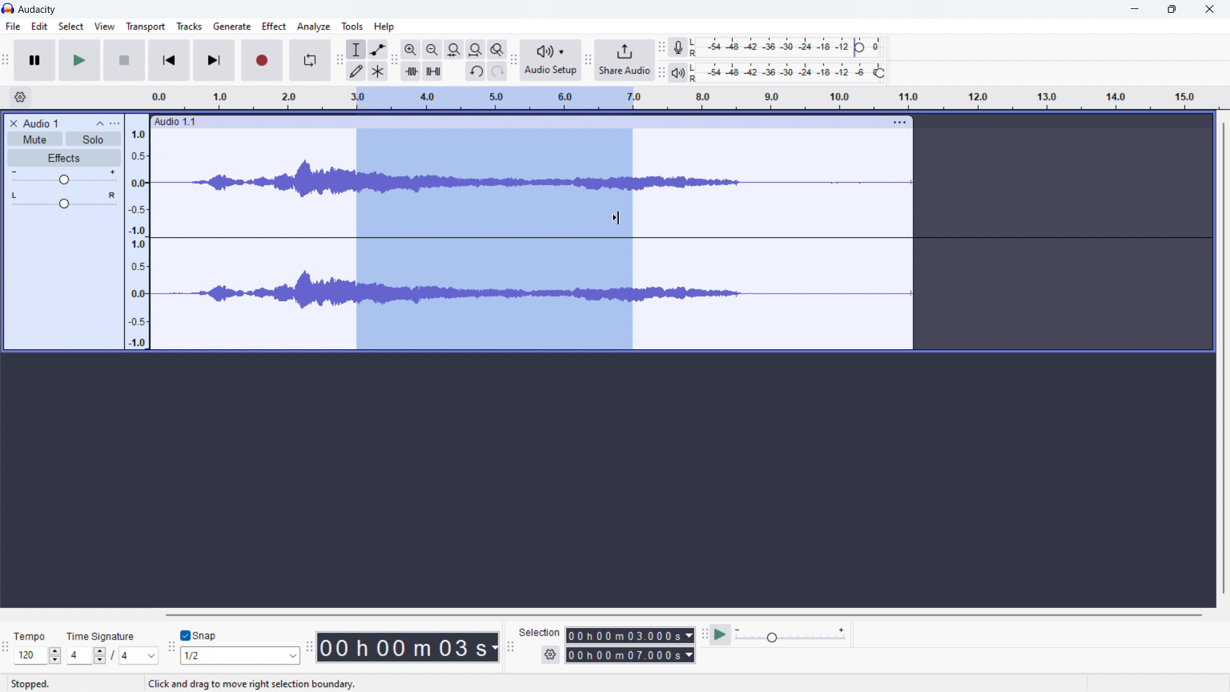 The height and width of the screenshot is (692, 1230). Describe the element at coordinates (119, 121) in the screenshot. I see `more options` at that location.